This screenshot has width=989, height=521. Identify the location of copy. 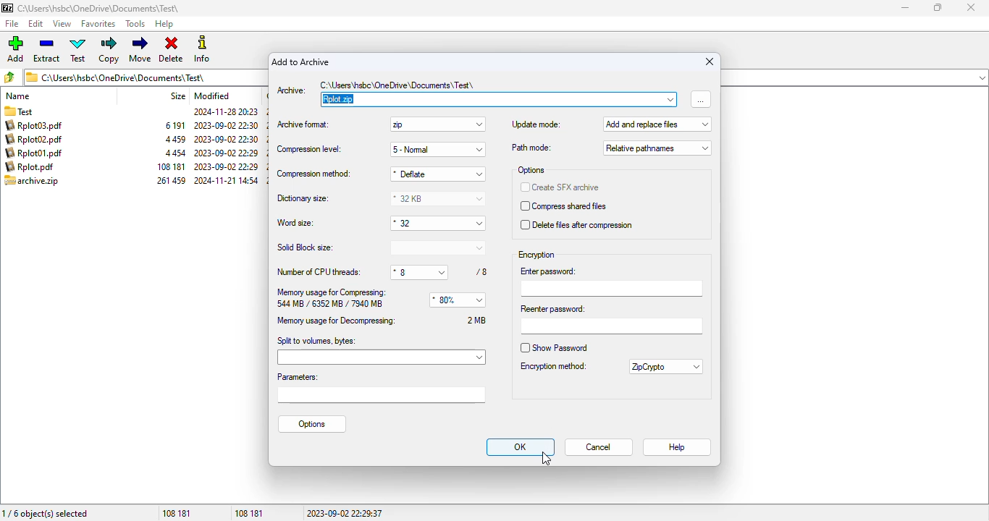
(109, 51).